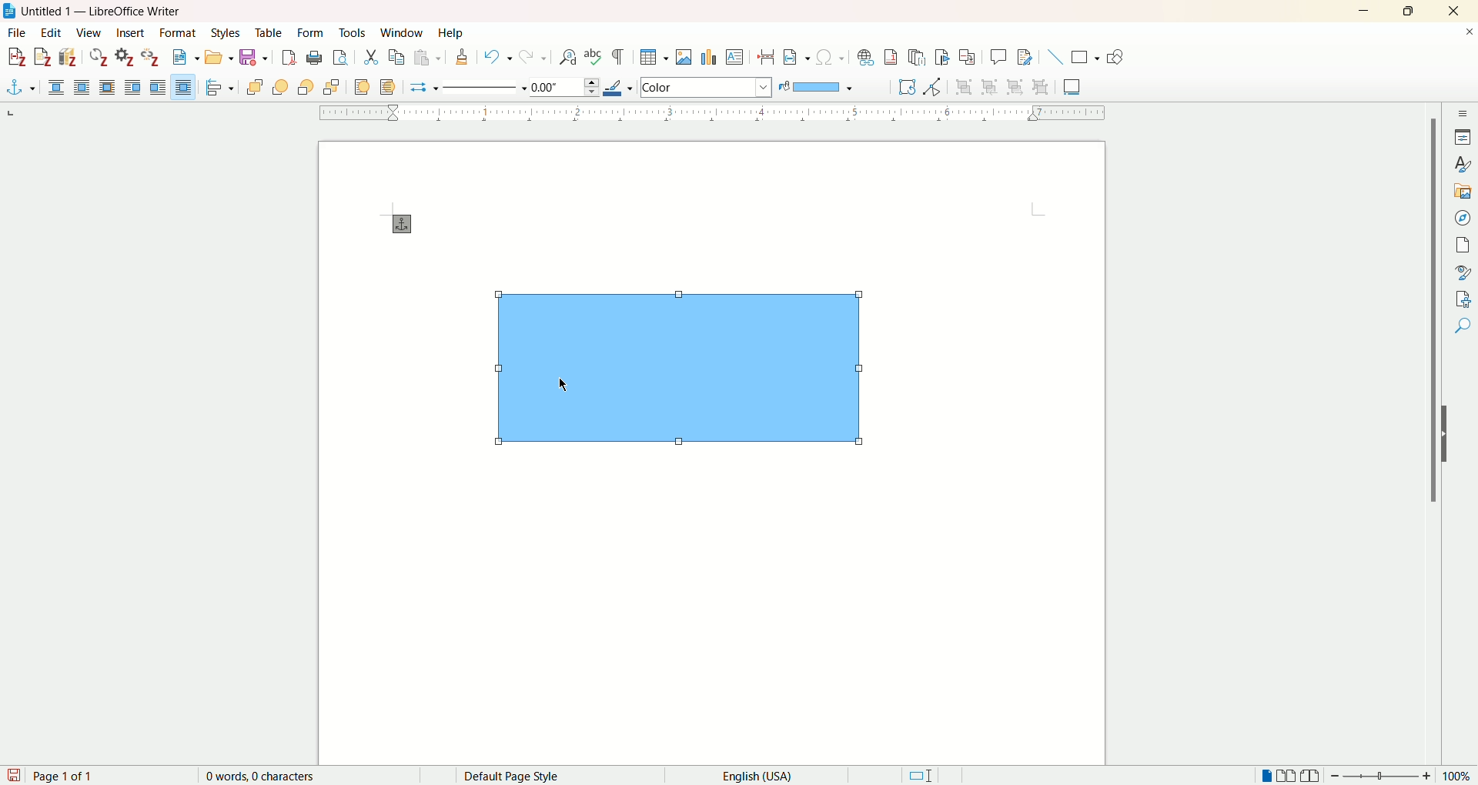 Image resolution: width=1478 pixels, height=785 pixels. What do you see at coordinates (265, 776) in the screenshot?
I see `0 words, 0 characters` at bounding box center [265, 776].